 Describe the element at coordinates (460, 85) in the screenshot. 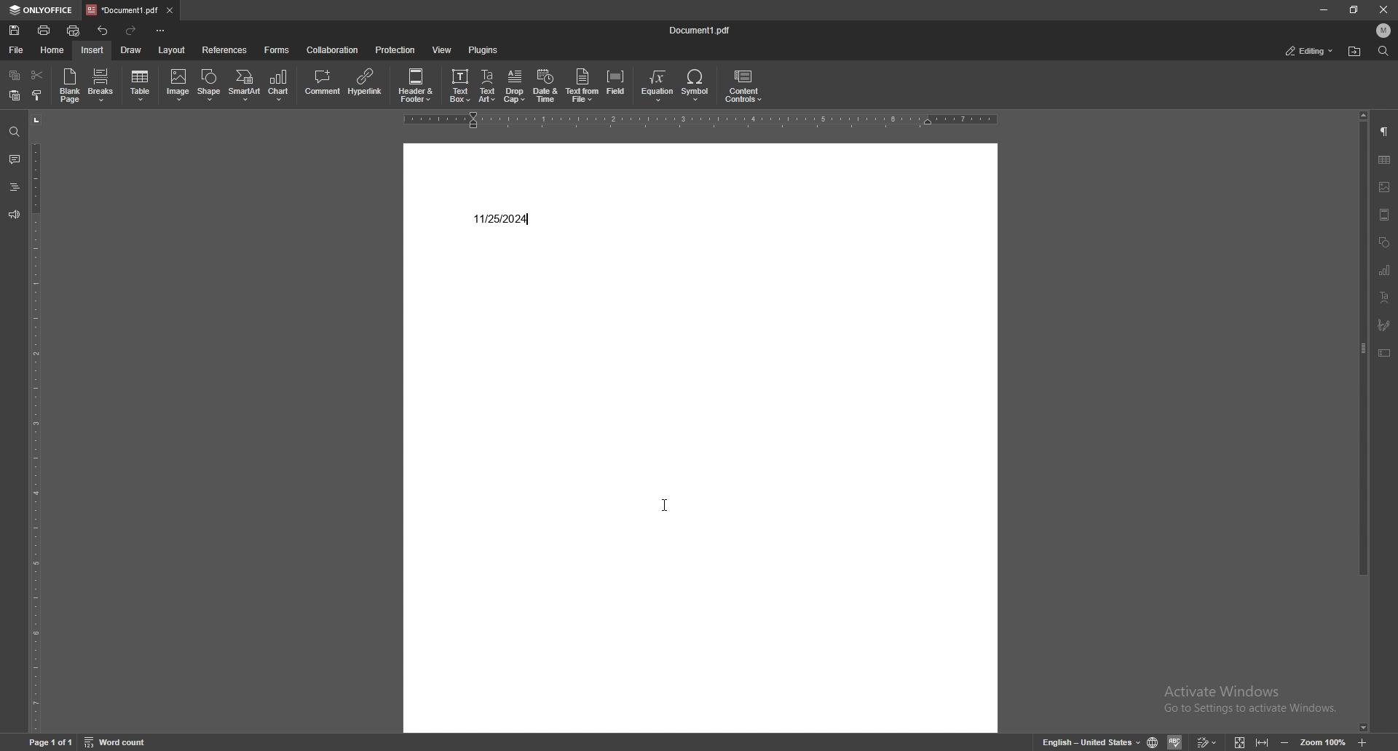

I see `text box` at that location.